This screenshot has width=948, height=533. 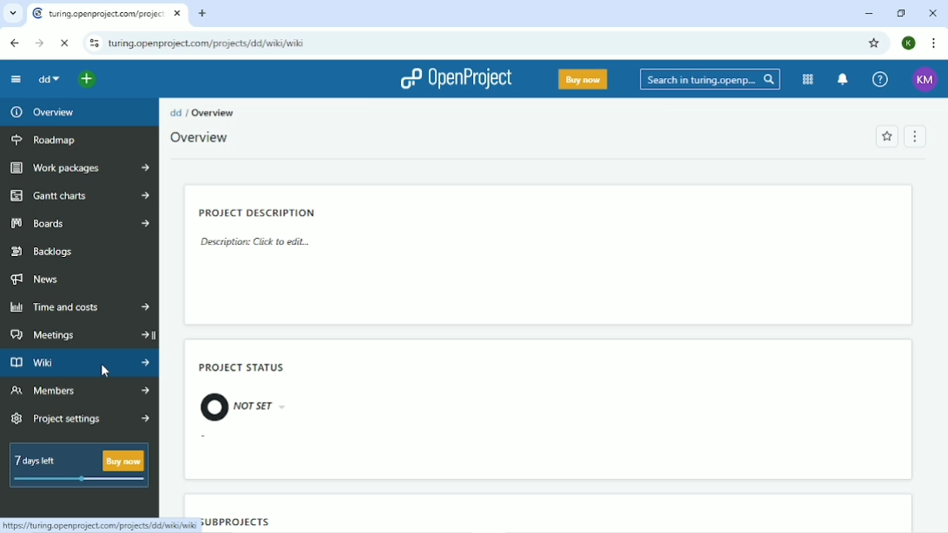 What do you see at coordinates (208, 46) in the screenshot?
I see `Site` at bounding box center [208, 46].